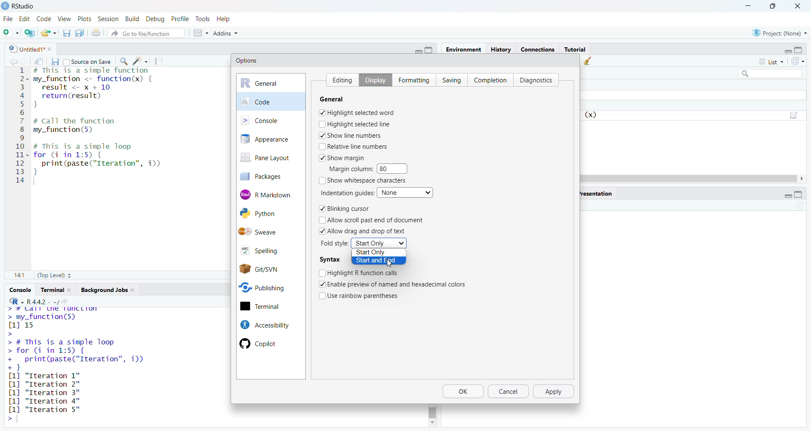 The width and height of the screenshot is (811, 431). What do you see at coordinates (690, 178) in the screenshot?
I see `scrollbar` at bounding box center [690, 178].